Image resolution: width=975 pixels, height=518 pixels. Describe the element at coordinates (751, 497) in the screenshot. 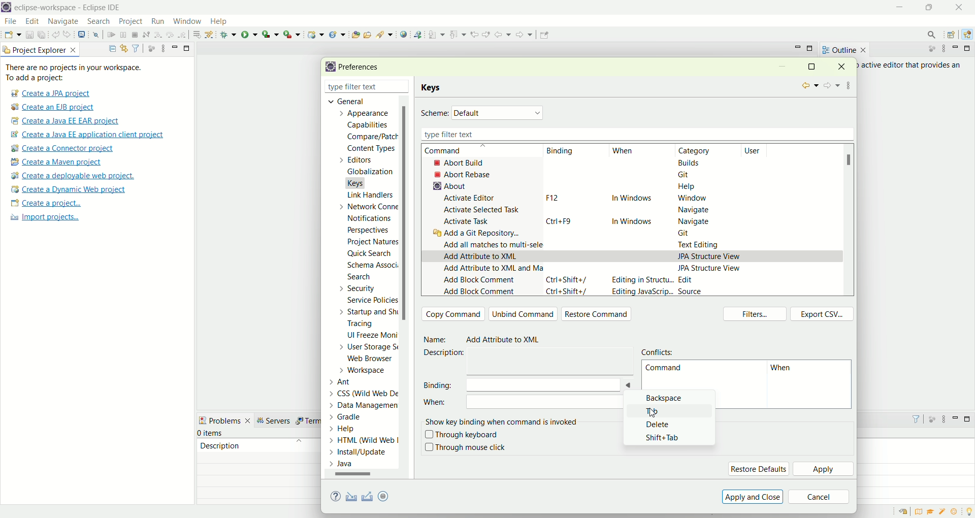

I see `apply and close` at that location.